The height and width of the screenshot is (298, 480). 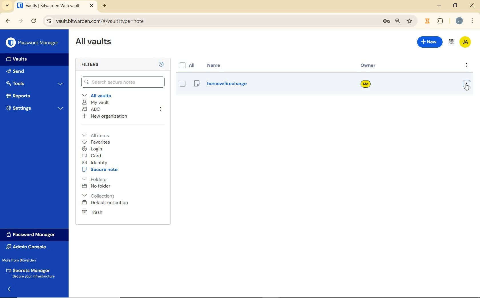 I want to click on card, so click(x=93, y=156).